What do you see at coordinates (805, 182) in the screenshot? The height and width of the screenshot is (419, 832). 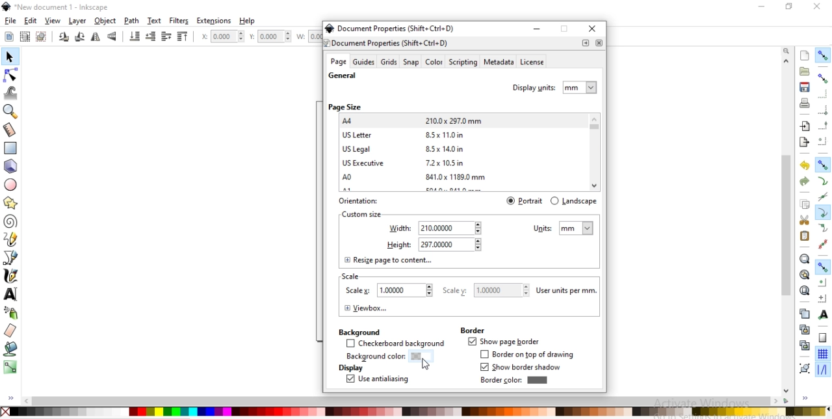 I see `redo` at bounding box center [805, 182].